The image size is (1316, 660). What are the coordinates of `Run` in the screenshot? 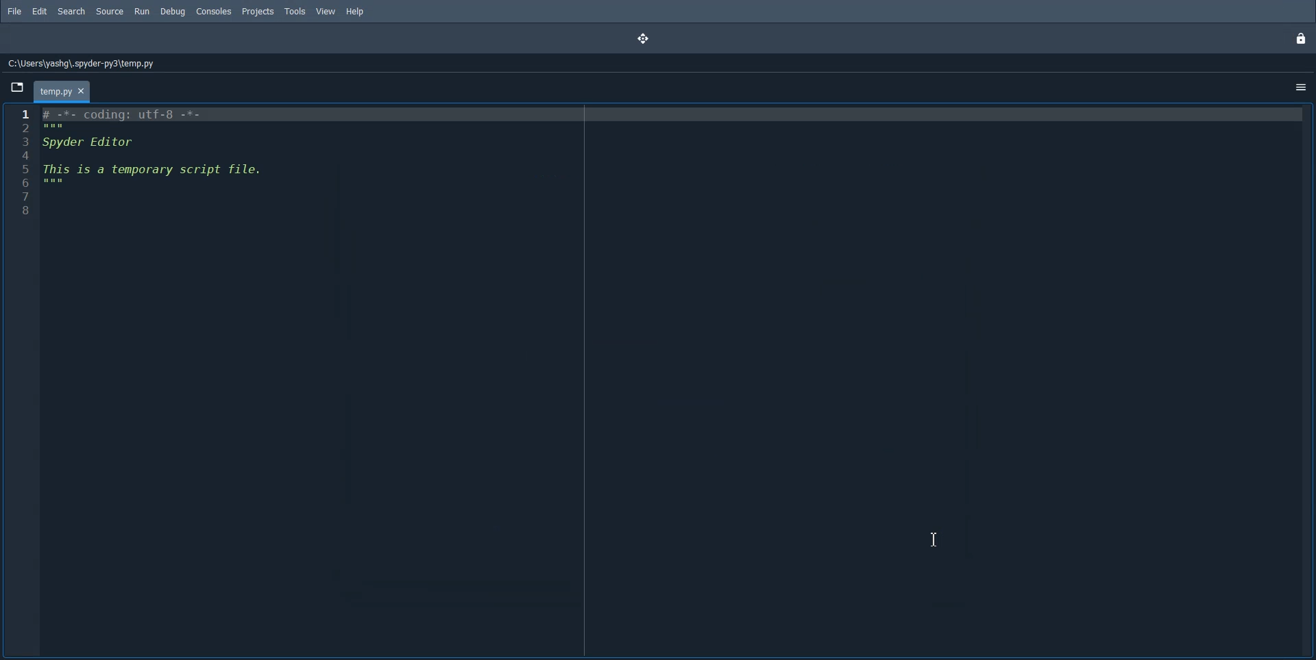 It's located at (142, 12).